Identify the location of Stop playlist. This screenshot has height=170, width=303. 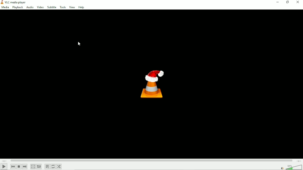
(19, 167).